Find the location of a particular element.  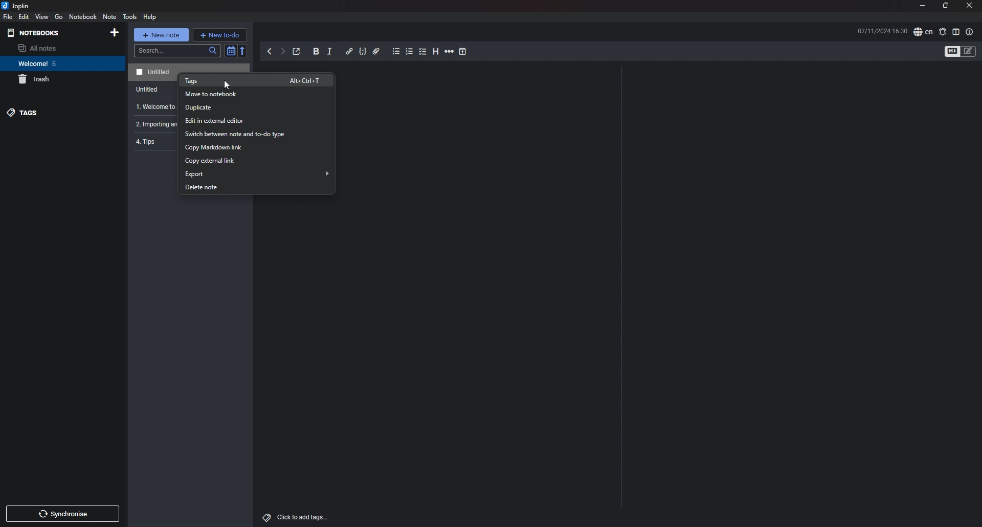

move to notebook is located at coordinates (253, 94).